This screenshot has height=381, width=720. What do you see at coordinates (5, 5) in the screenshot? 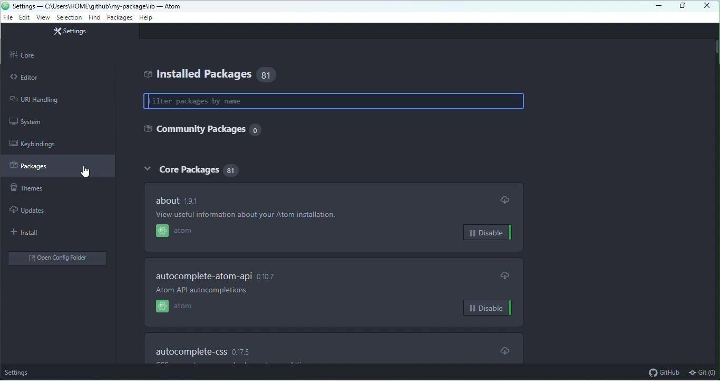
I see `atom icon` at bounding box center [5, 5].